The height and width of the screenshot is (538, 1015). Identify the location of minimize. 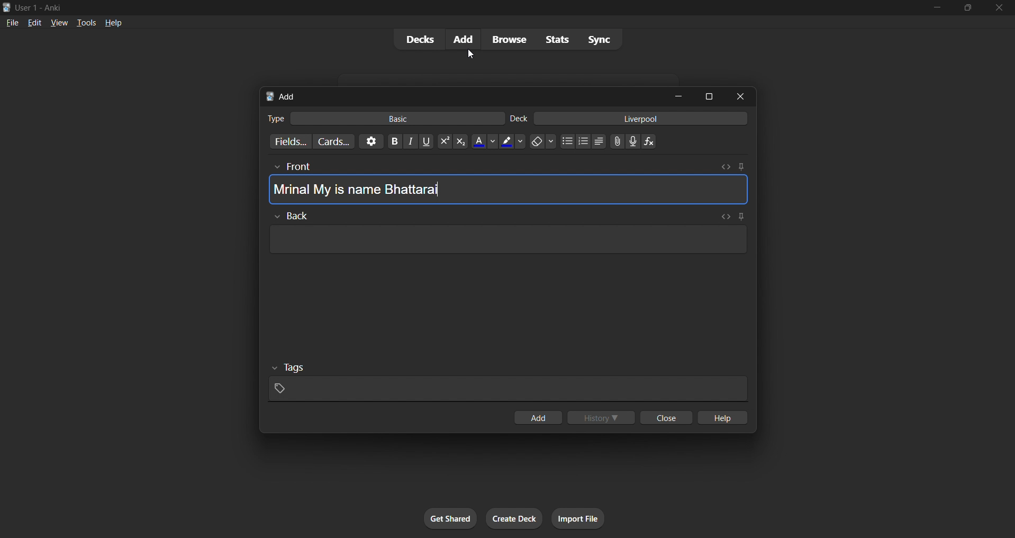
(674, 95).